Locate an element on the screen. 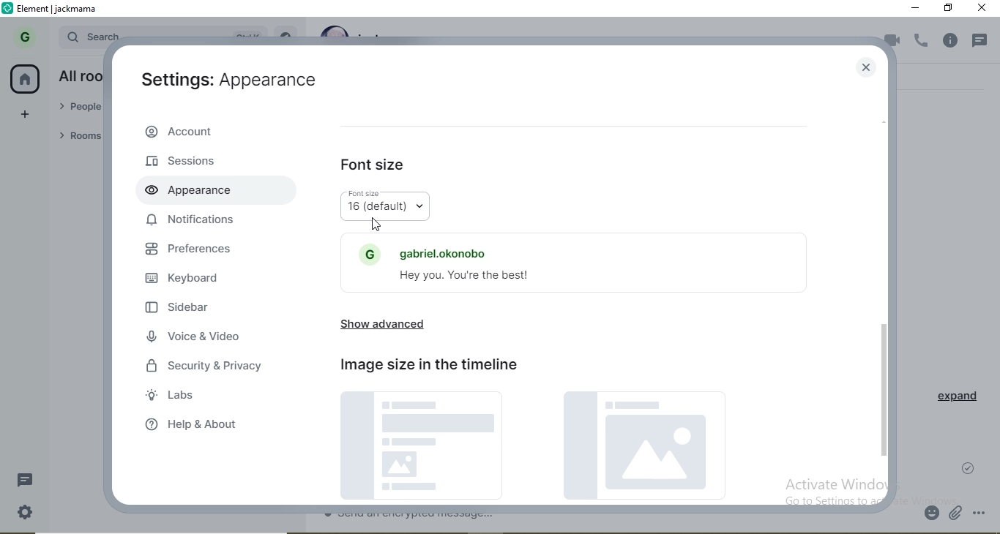  go to settings is located at coordinates (823, 500).